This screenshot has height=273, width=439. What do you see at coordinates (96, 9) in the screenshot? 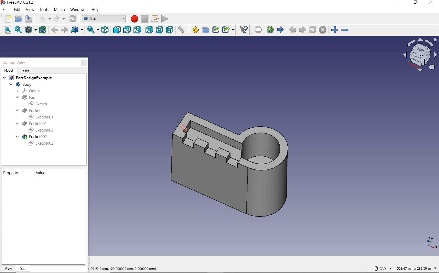
I see `help` at bounding box center [96, 9].